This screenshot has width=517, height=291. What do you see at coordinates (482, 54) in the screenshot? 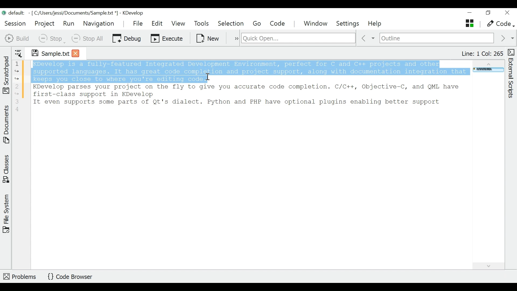
I see `Line: 1 Col: 265` at bounding box center [482, 54].